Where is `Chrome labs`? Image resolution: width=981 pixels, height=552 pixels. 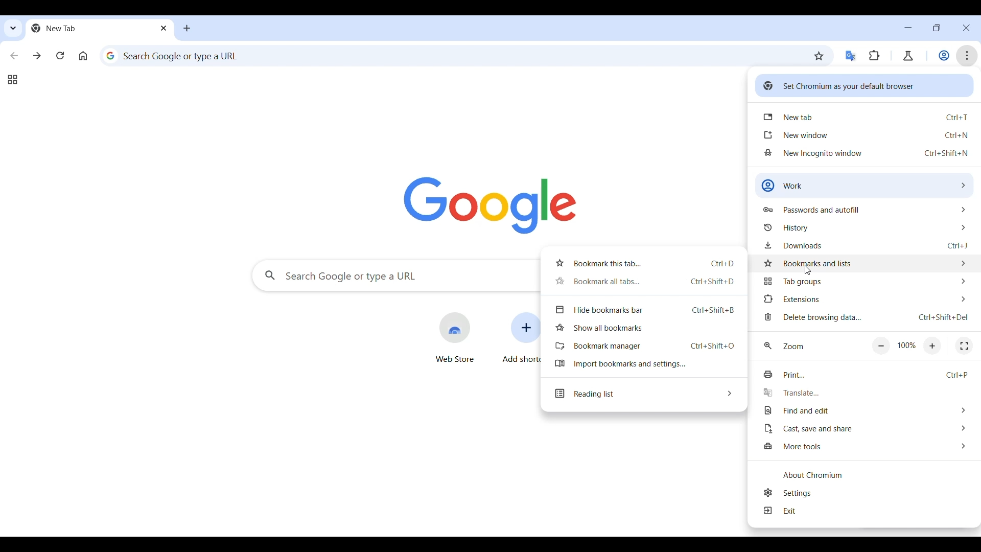 Chrome labs is located at coordinates (908, 56).